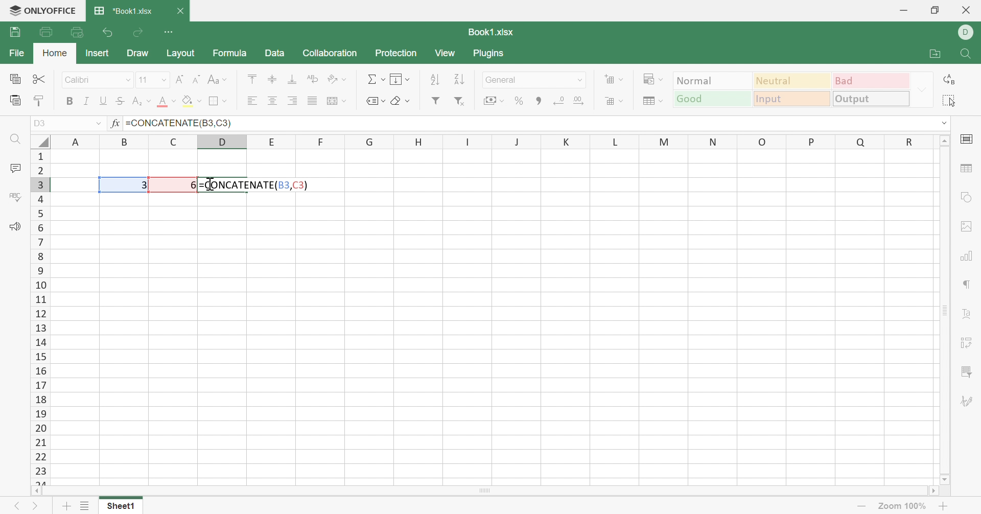 The height and width of the screenshot is (514, 981). Describe the element at coordinates (968, 402) in the screenshot. I see `Signature settings` at that location.